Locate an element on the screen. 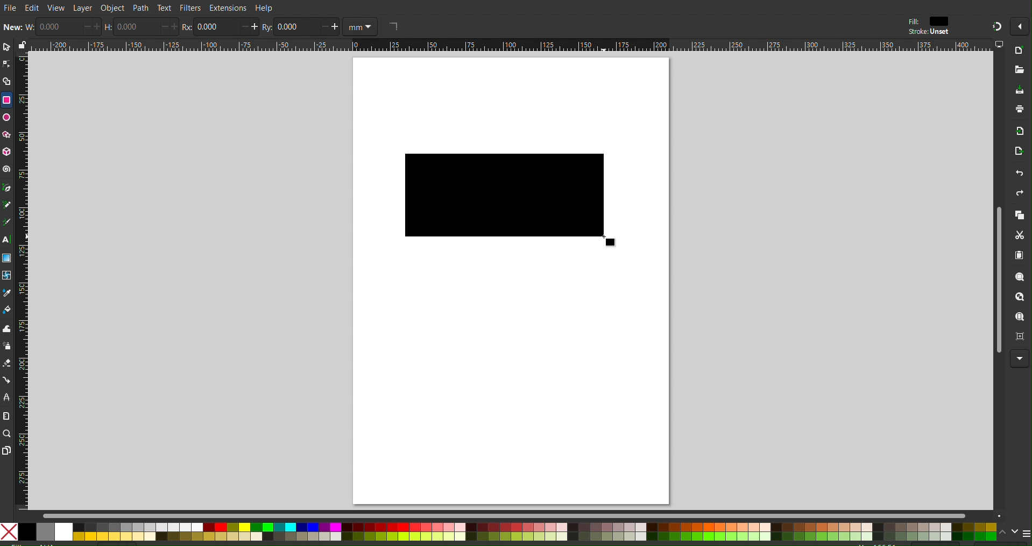  Print is located at coordinates (1017, 112).